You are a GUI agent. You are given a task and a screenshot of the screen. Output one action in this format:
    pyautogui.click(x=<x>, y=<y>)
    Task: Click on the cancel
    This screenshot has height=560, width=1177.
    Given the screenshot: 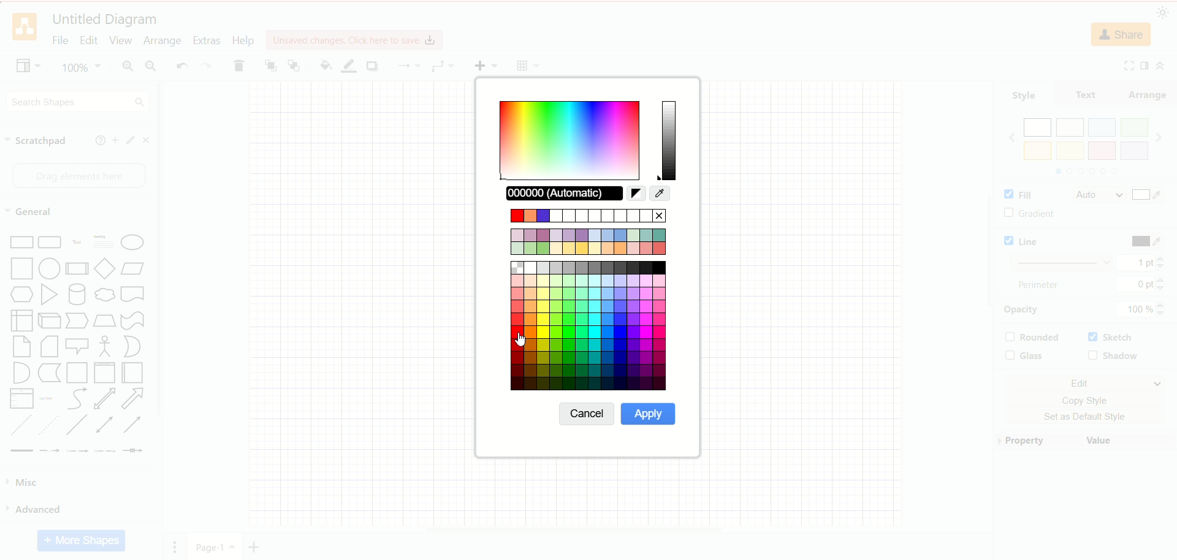 What is the action you would take?
    pyautogui.click(x=587, y=414)
    